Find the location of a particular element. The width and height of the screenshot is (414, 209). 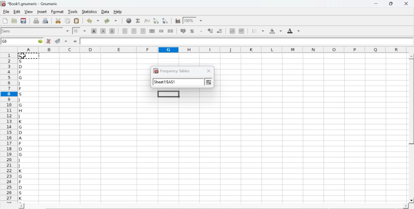

merge a range of cells is located at coordinates (161, 31).